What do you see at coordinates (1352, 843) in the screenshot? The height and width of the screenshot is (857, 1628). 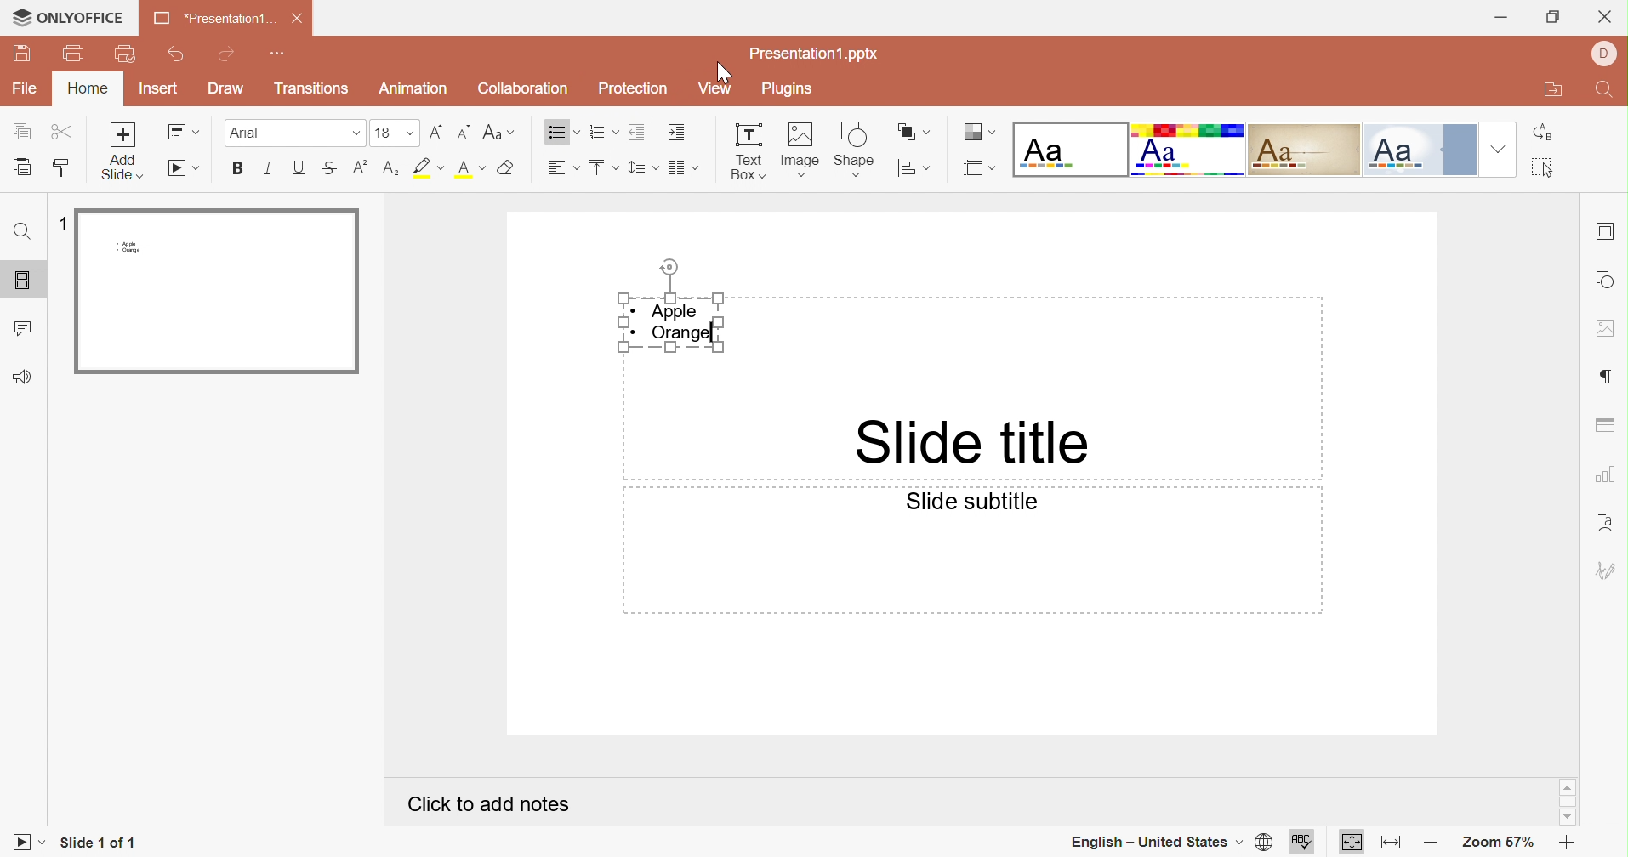 I see `Fit to slide` at bounding box center [1352, 843].